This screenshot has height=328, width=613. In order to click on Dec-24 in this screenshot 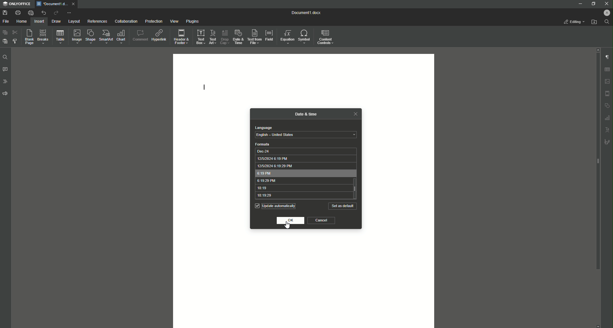, I will do `click(303, 151)`.